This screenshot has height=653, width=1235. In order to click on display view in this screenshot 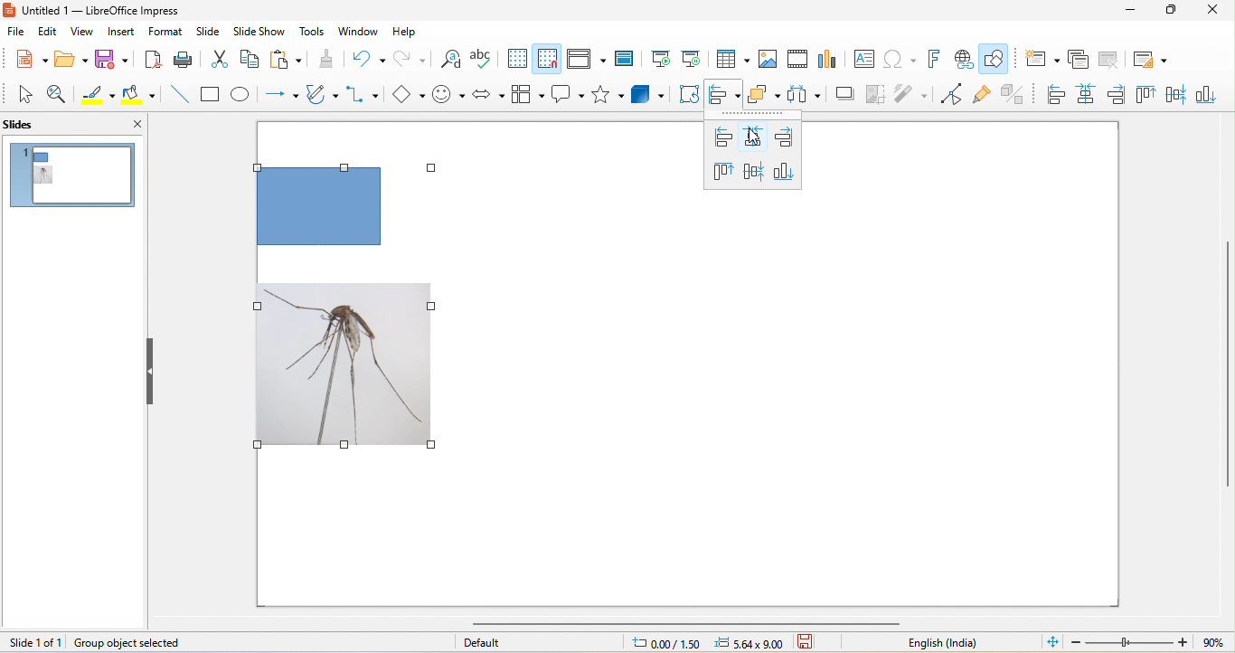, I will do `click(590, 60)`.